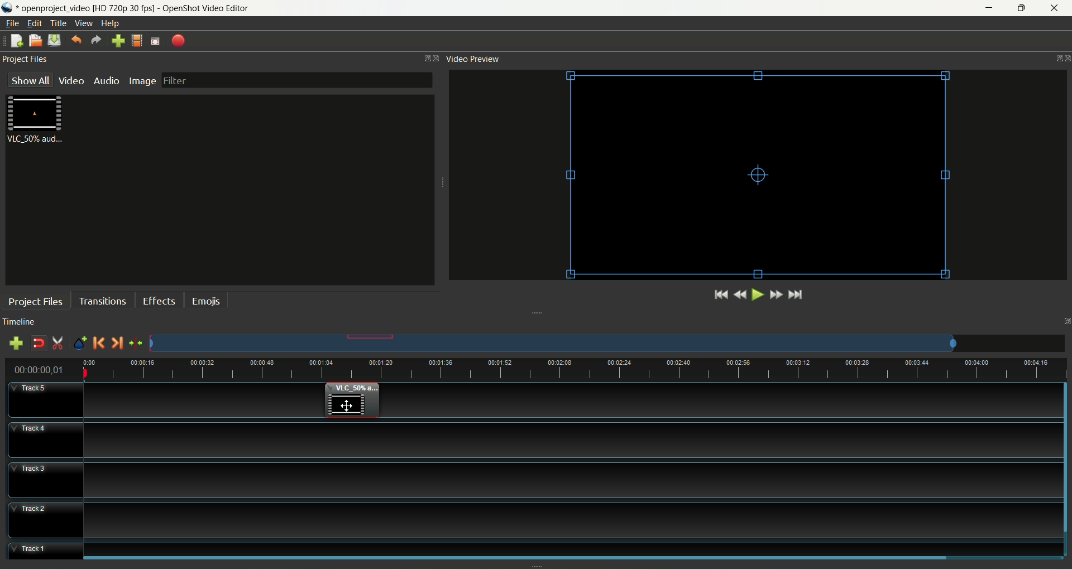  What do you see at coordinates (432, 59) in the screenshot?
I see `Panel control menu` at bounding box center [432, 59].